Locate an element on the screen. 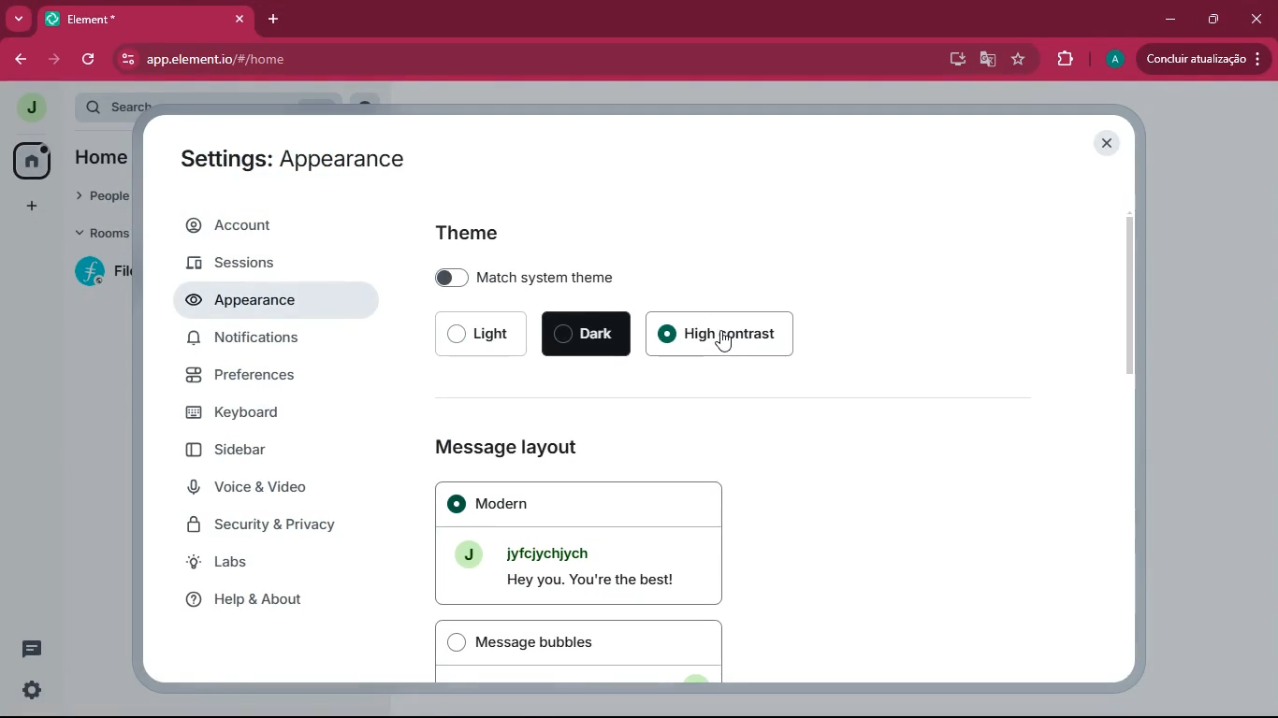  Element* is located at coordinates (130, 18).